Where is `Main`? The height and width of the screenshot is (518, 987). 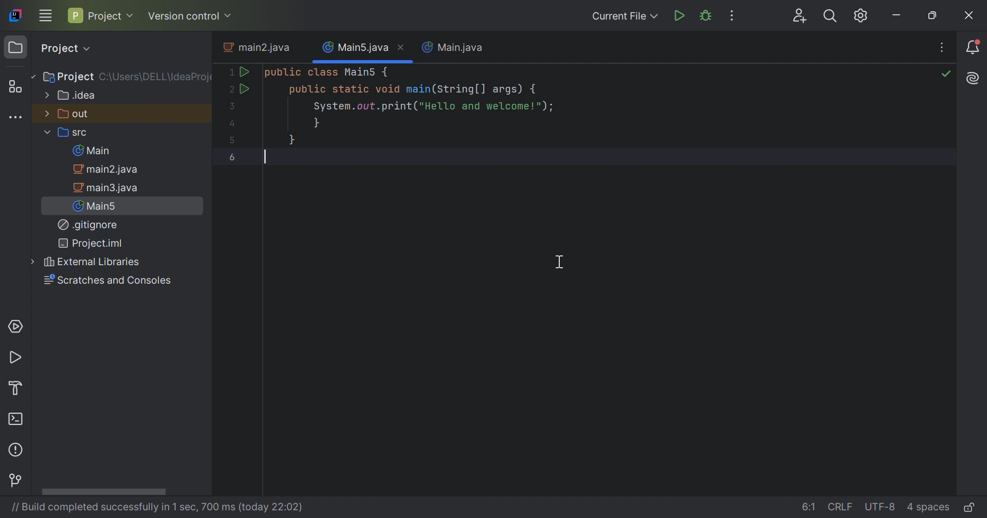
Main is located at coordinates (95, 151).